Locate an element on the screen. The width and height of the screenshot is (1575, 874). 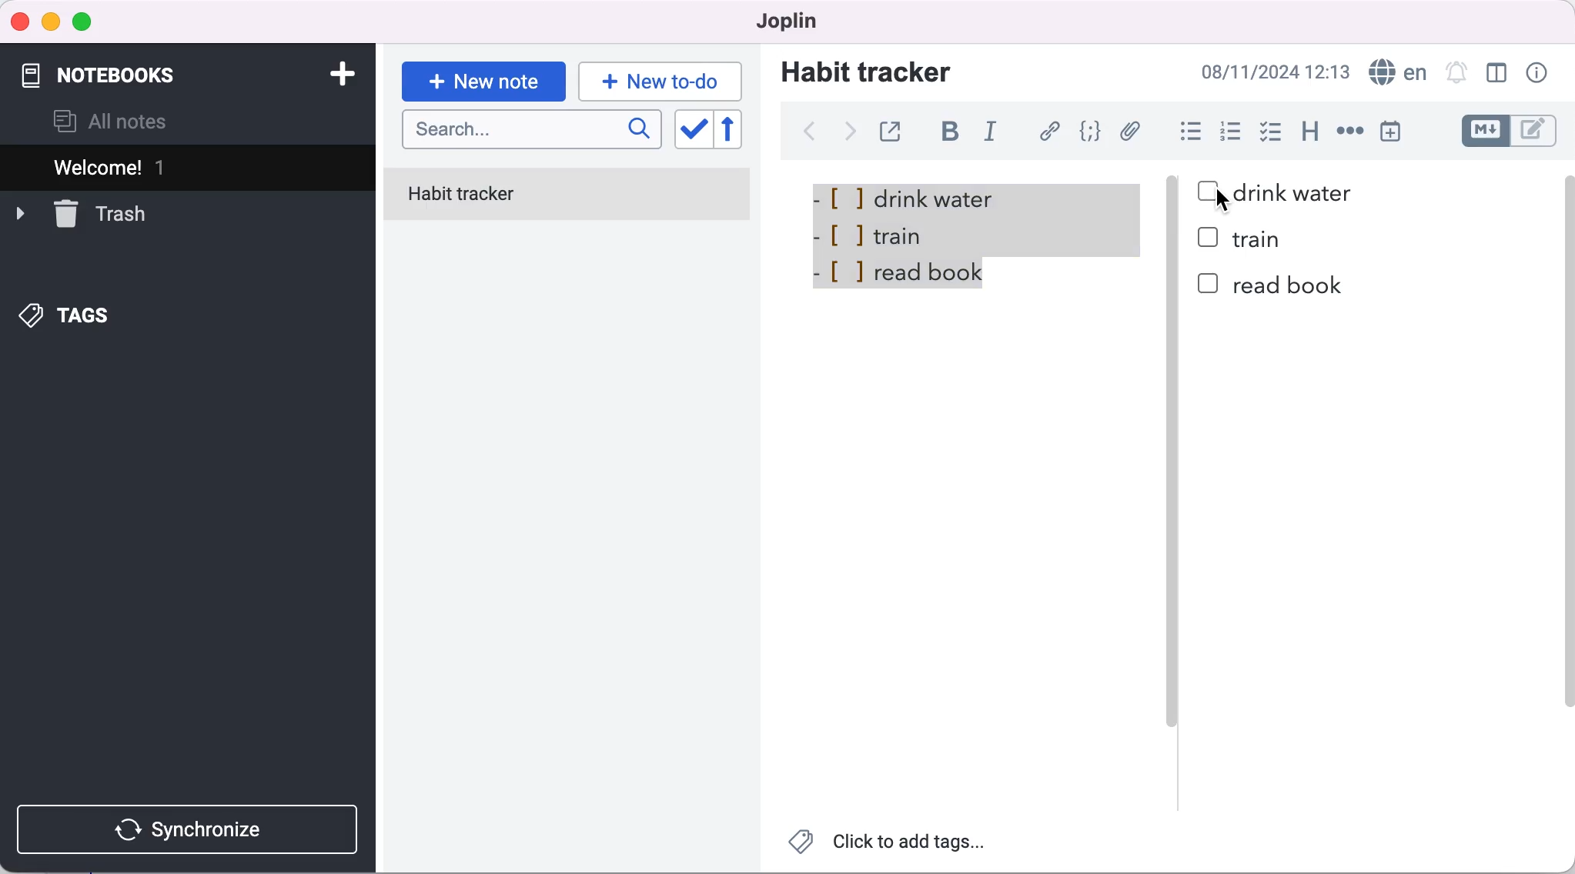
attach file is located at coordinates (1133, 131).